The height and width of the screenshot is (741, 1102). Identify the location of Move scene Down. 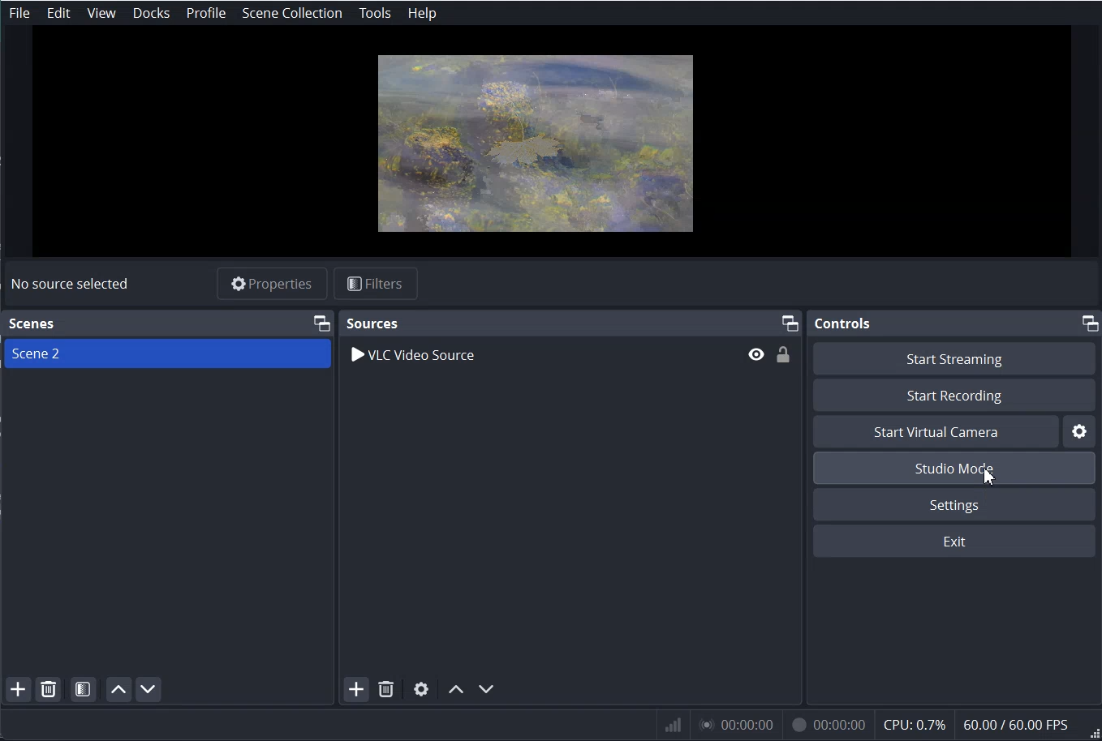
(149, 688).